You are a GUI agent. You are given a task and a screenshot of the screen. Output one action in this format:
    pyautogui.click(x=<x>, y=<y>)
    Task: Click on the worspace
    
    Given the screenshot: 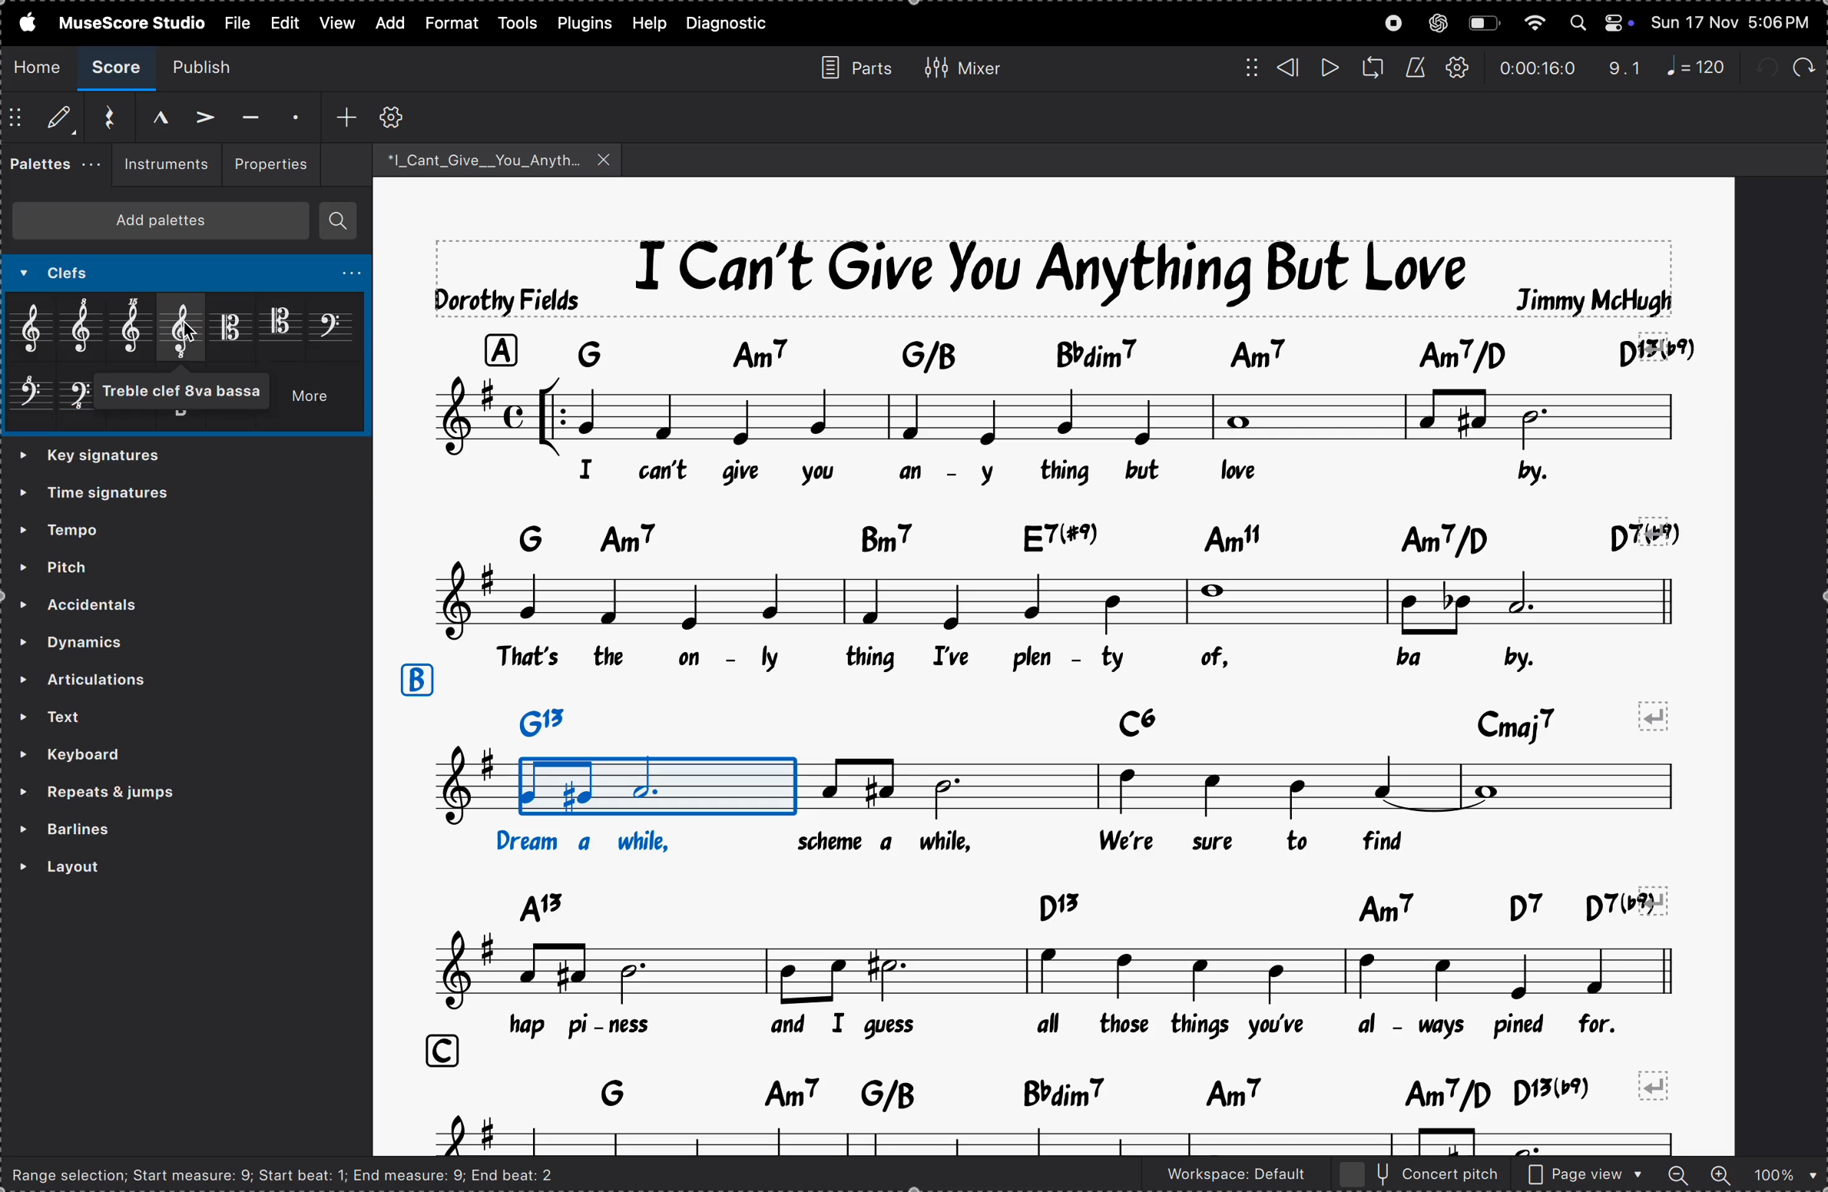 What is the action you would take?
    pyautogui.click(x=1222, y=1177)
    